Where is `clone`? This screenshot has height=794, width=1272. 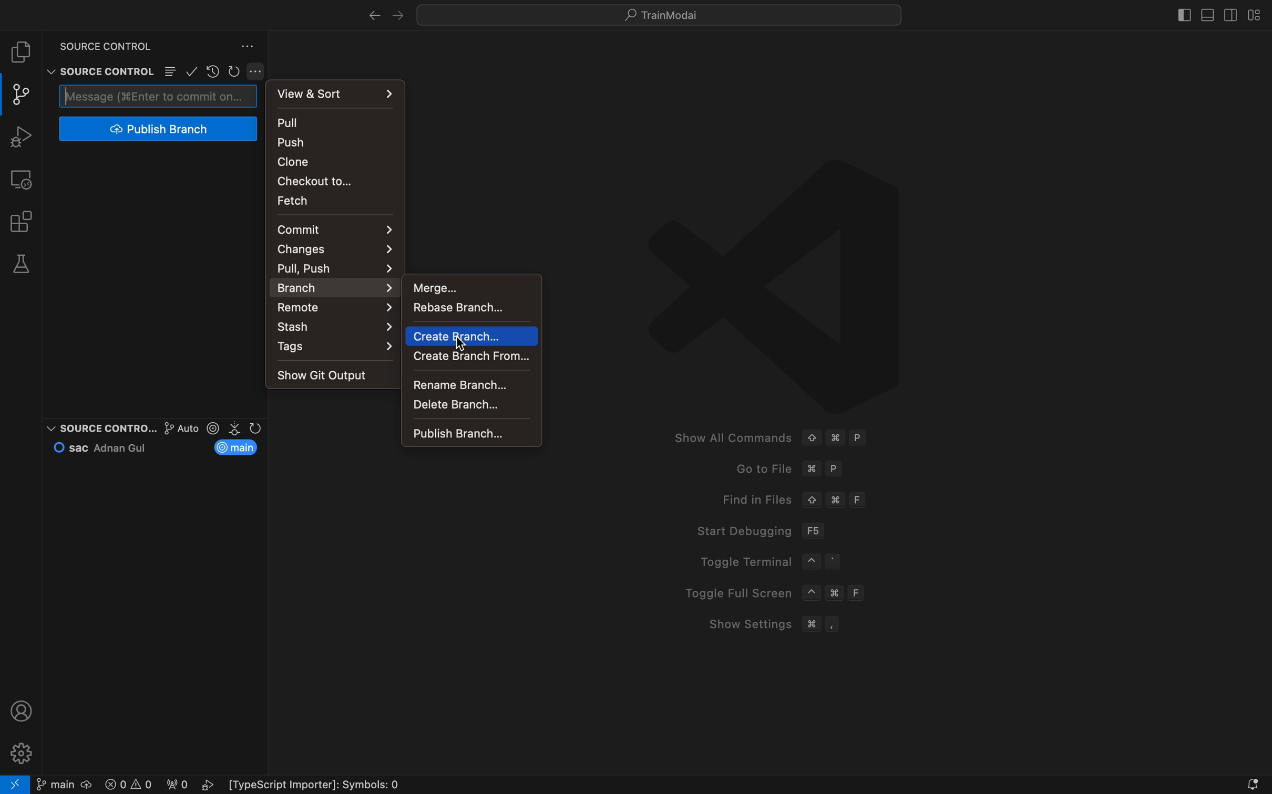
clone is located at coordinates (332, 161).